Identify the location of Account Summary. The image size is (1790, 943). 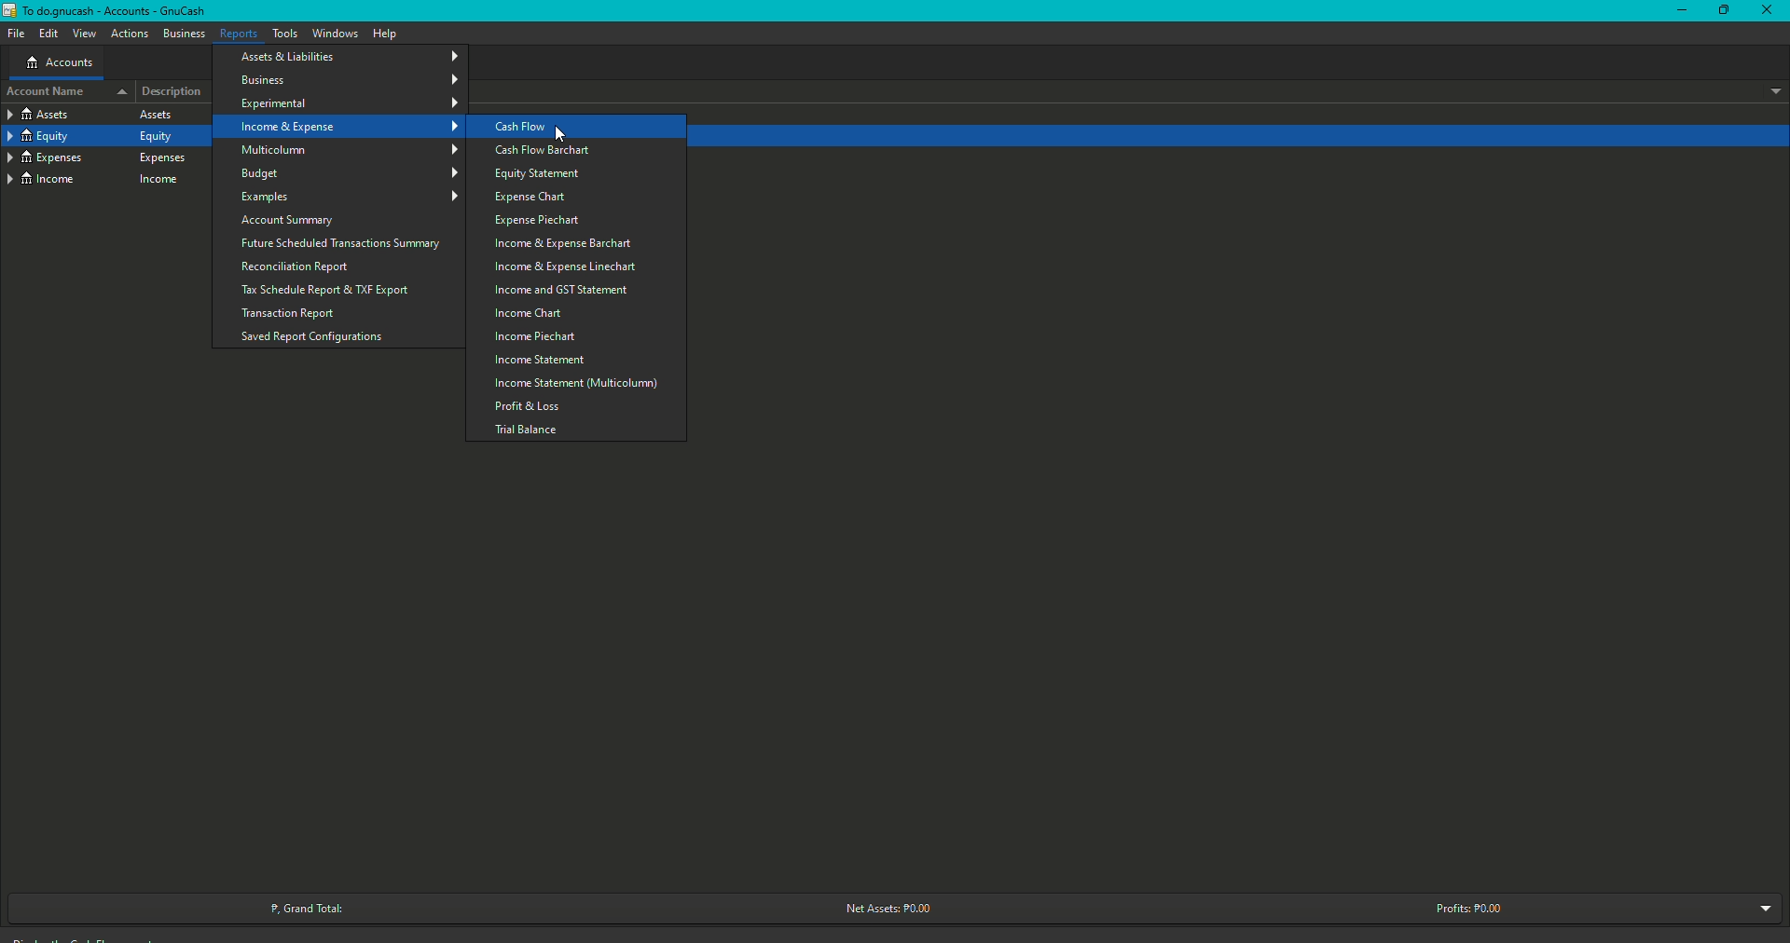
(291, 220).